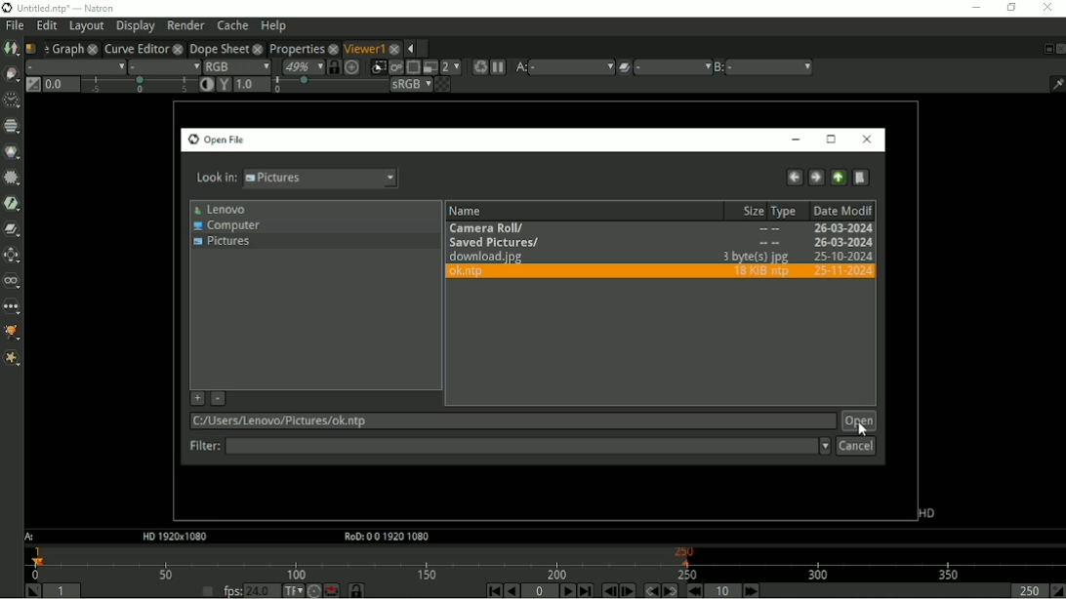 The height and width of the screenshot is (599, 1066). Describe the element at coordinates (498, 67) in the screenshot. I see `Pause updates` at that location.